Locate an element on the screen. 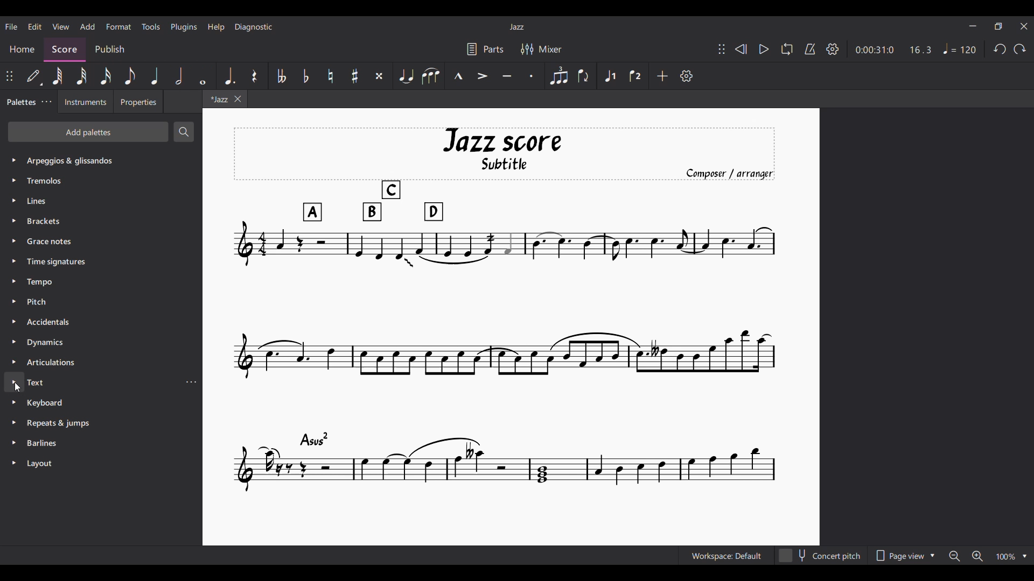  Tuplet is located at coordinates (558, 76).